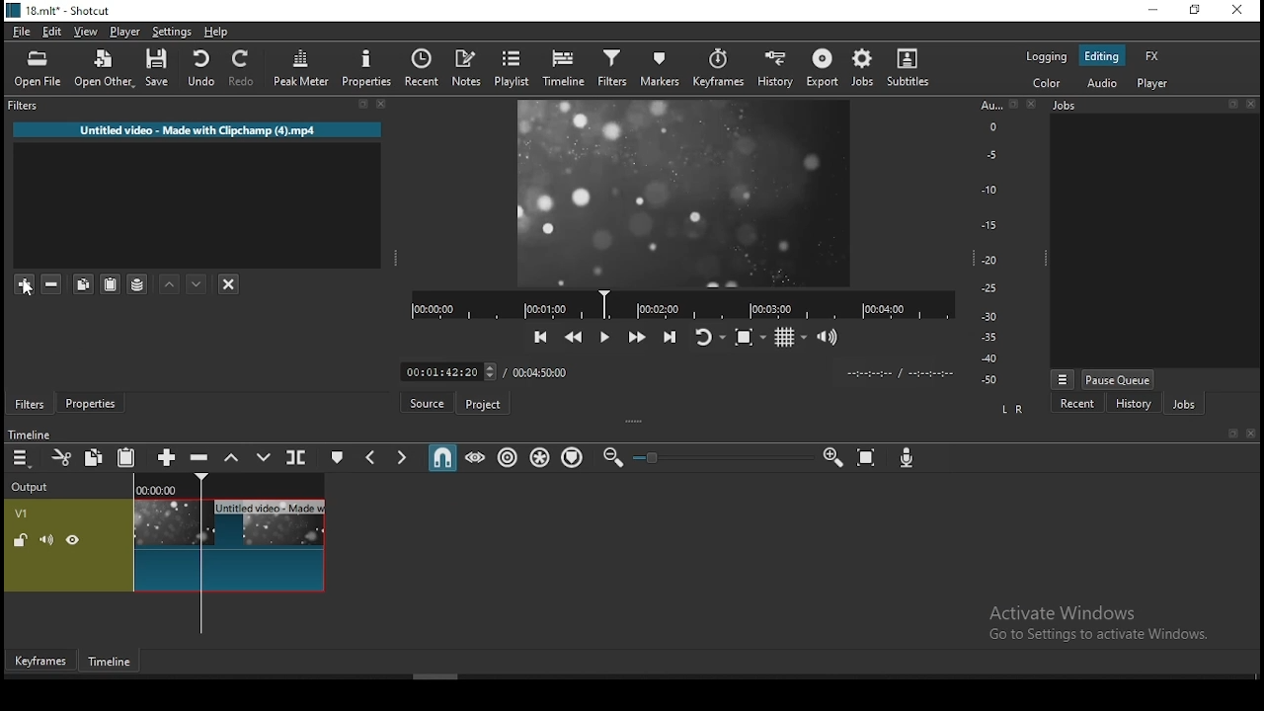  What do you see at coordinates (216, 33) in the screenshot?
I see `help` at bounding box center [216, 33].